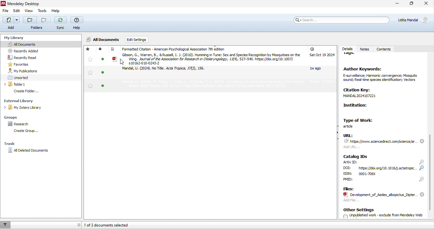 This screenshot has height=229, width=434. What do you see at coordinates (364, 109) in the screenshot?
I see `Institution:` at bounding box center [364, 109].